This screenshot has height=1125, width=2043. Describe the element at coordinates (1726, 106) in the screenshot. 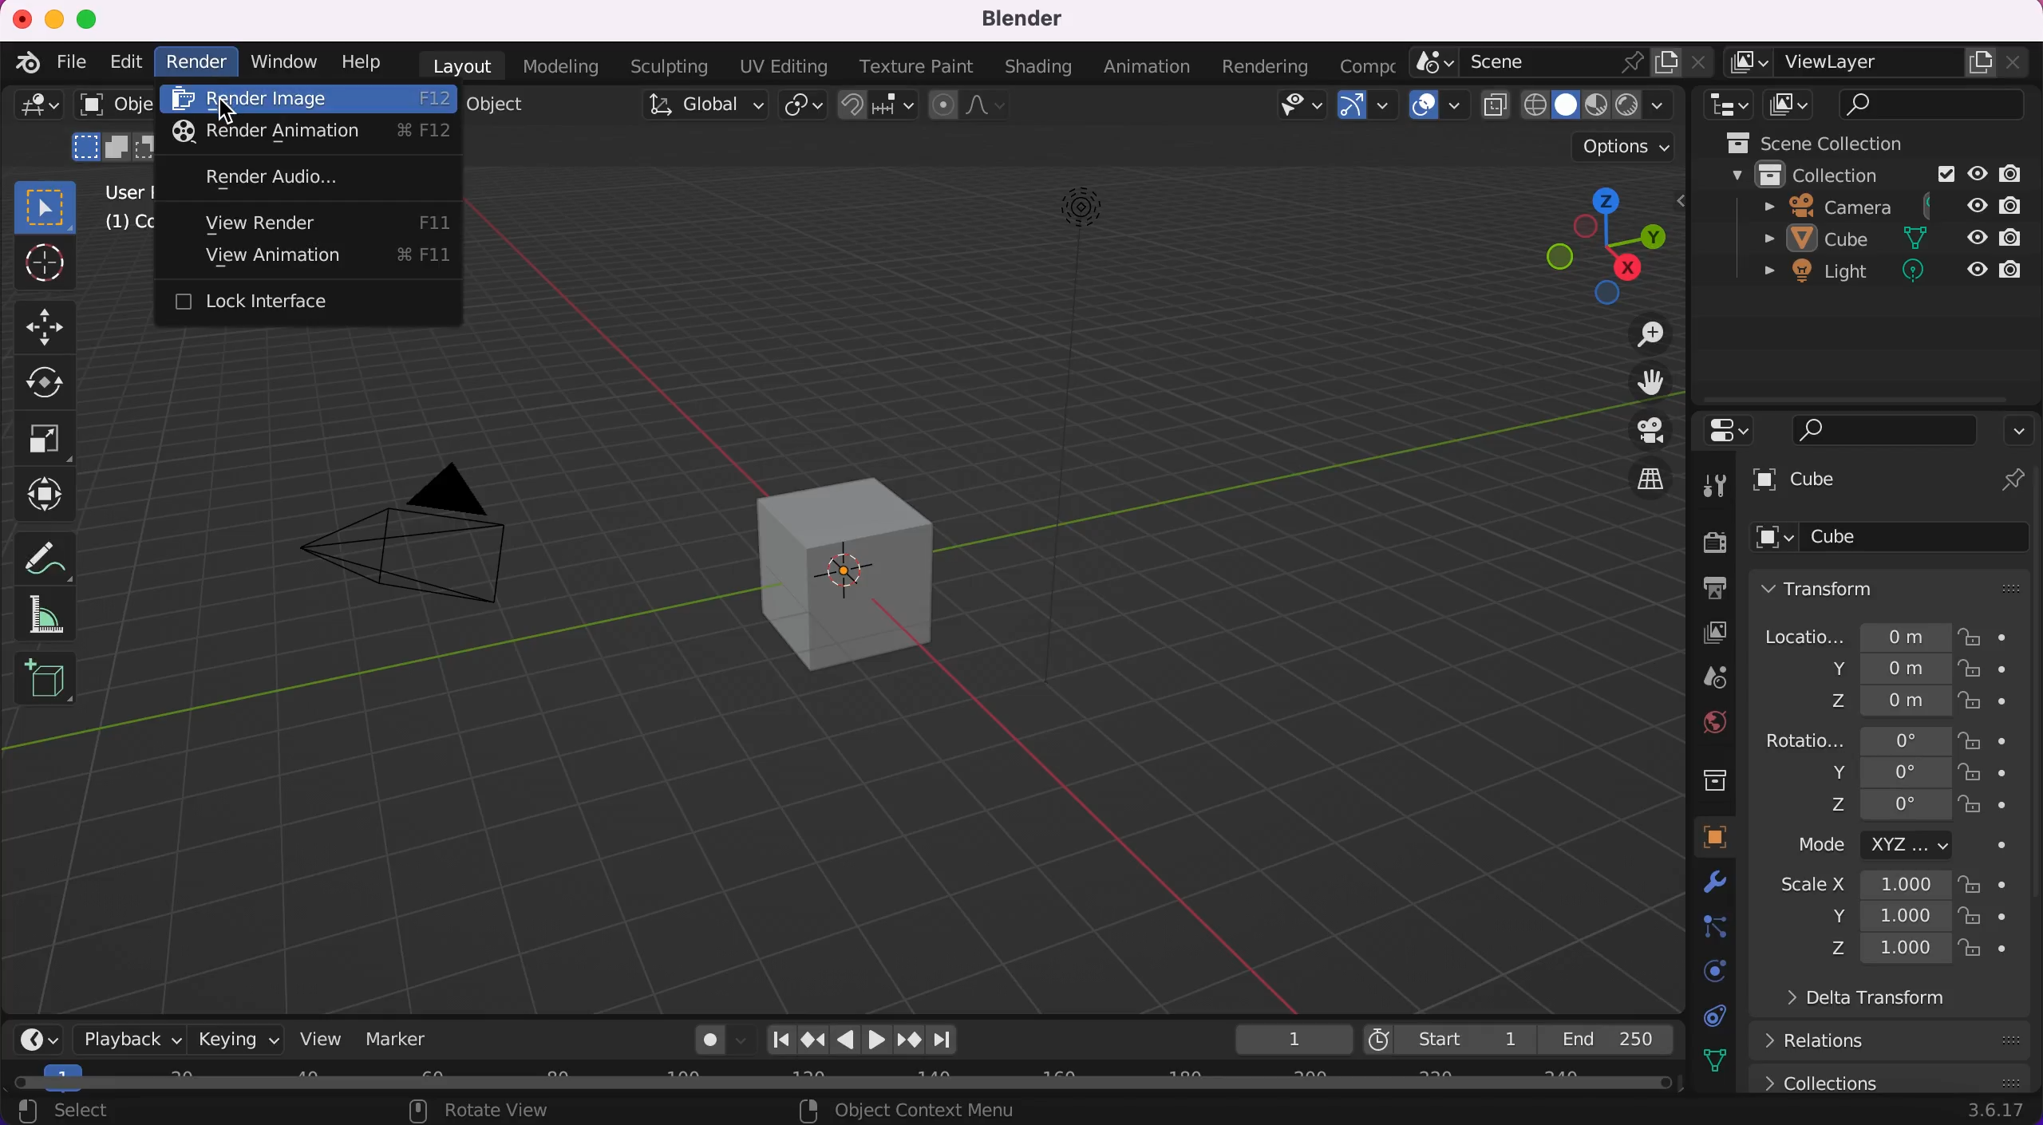

I see `editor type` at that location.